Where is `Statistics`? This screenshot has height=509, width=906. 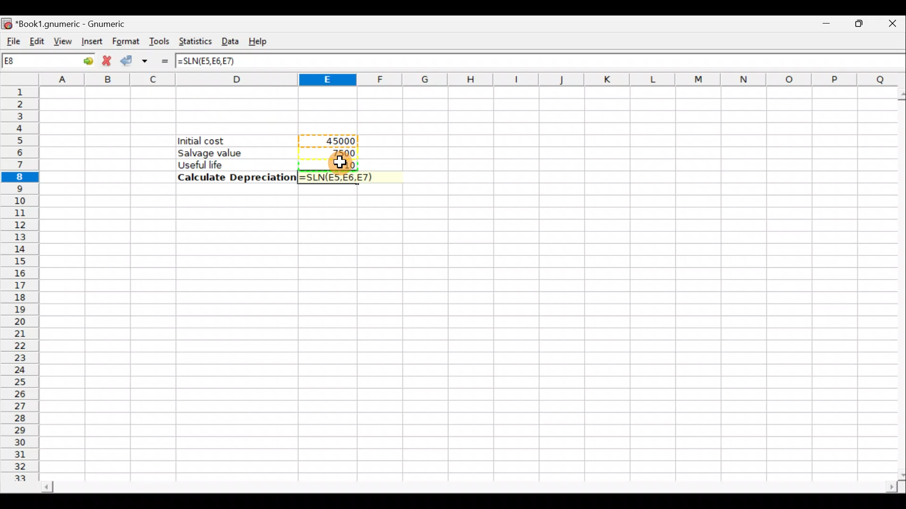 Statistics is located at coordinates (195, 39).